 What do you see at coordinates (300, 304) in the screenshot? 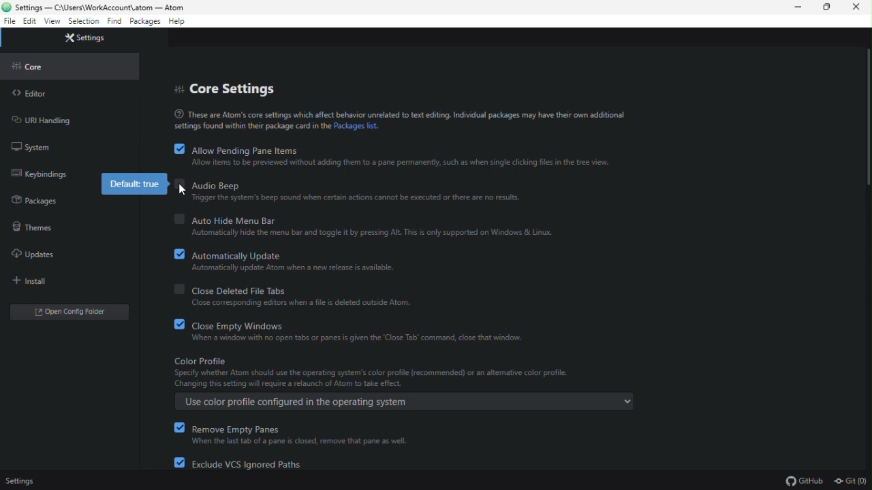
I see `Close corresponding editors when a file is deleted outside atom` at bounding box center [300, 304].